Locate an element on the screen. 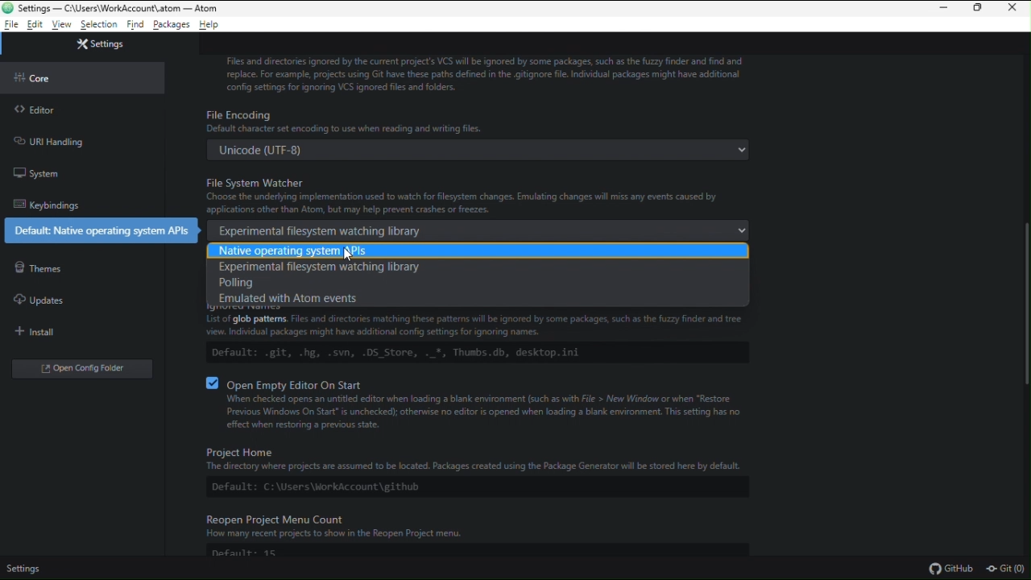 The width and height of the screenshot is (1031, 580). Systems is located at coordinates (37, 175).